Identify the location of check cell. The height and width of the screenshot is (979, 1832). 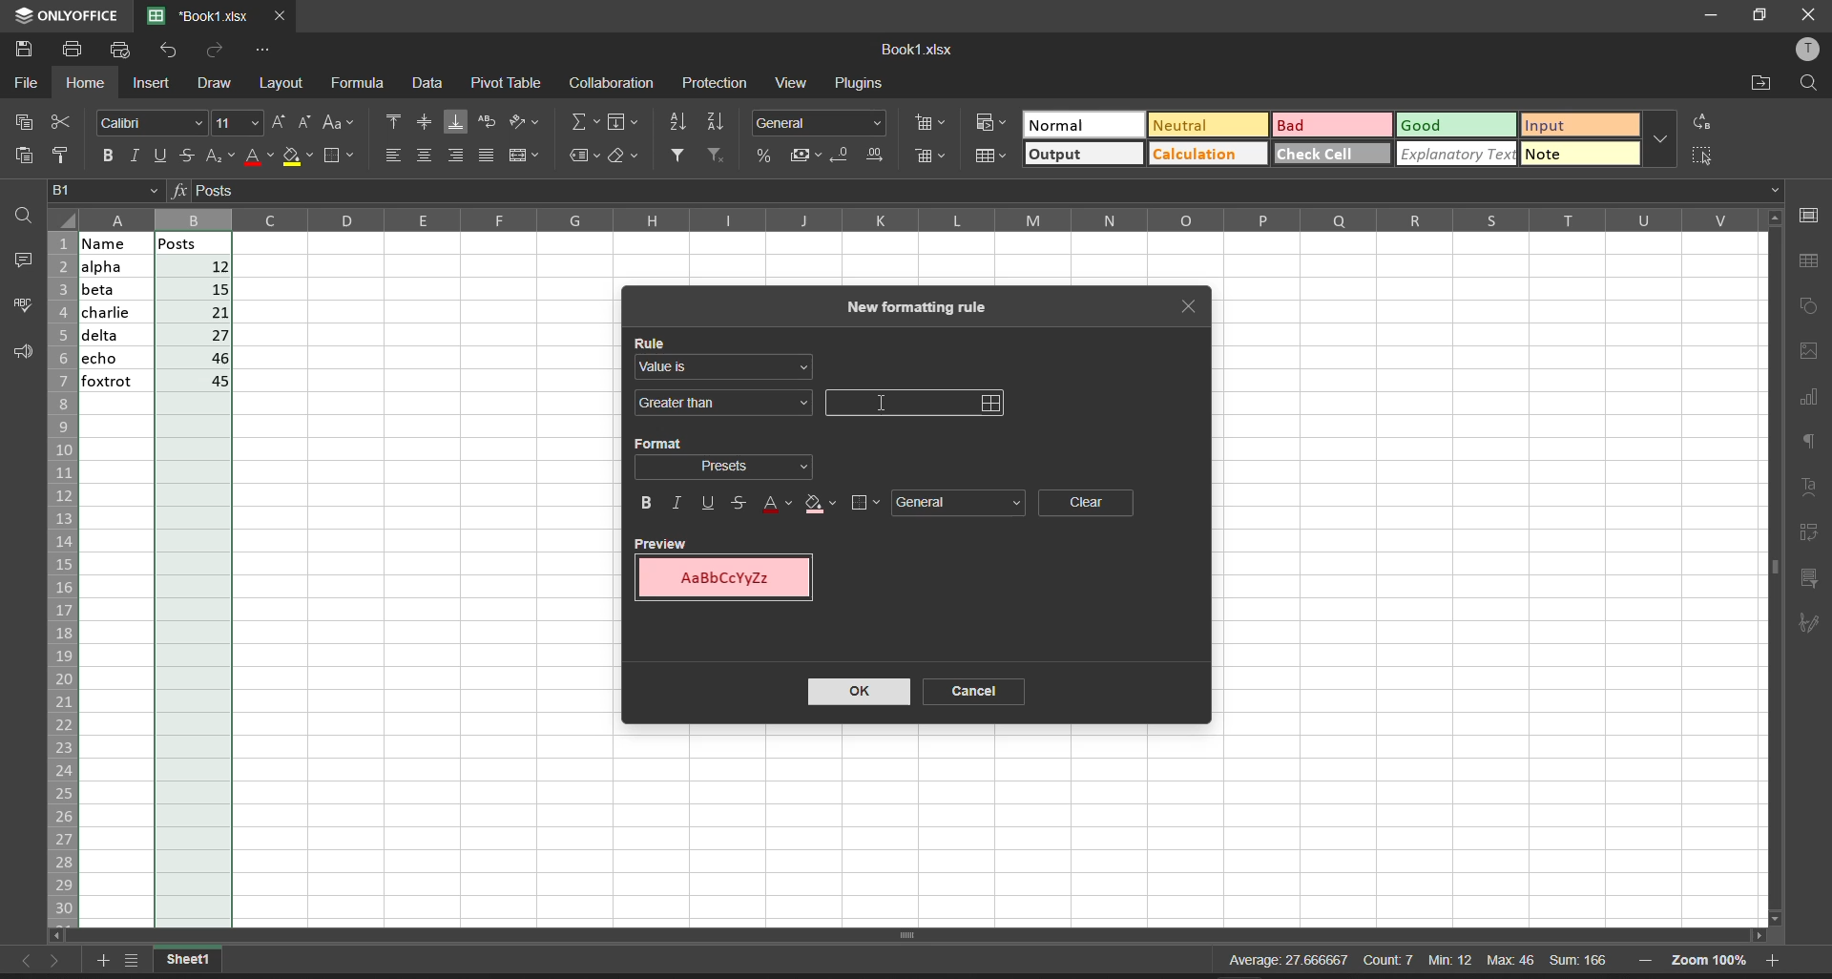
(1322, 156).